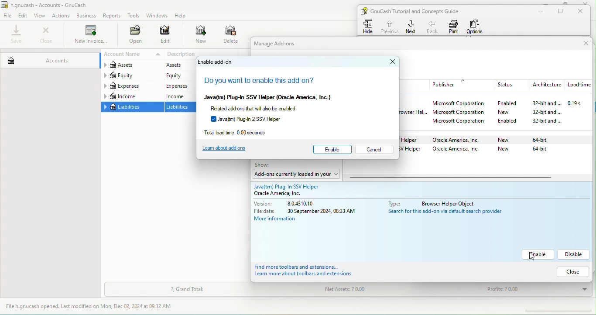 This screenshot has height=315, width=596. What do you see at coordinates (372, 291) in the screenshot?
I see `net assets ?0.00` at bounding box center [372, 291].